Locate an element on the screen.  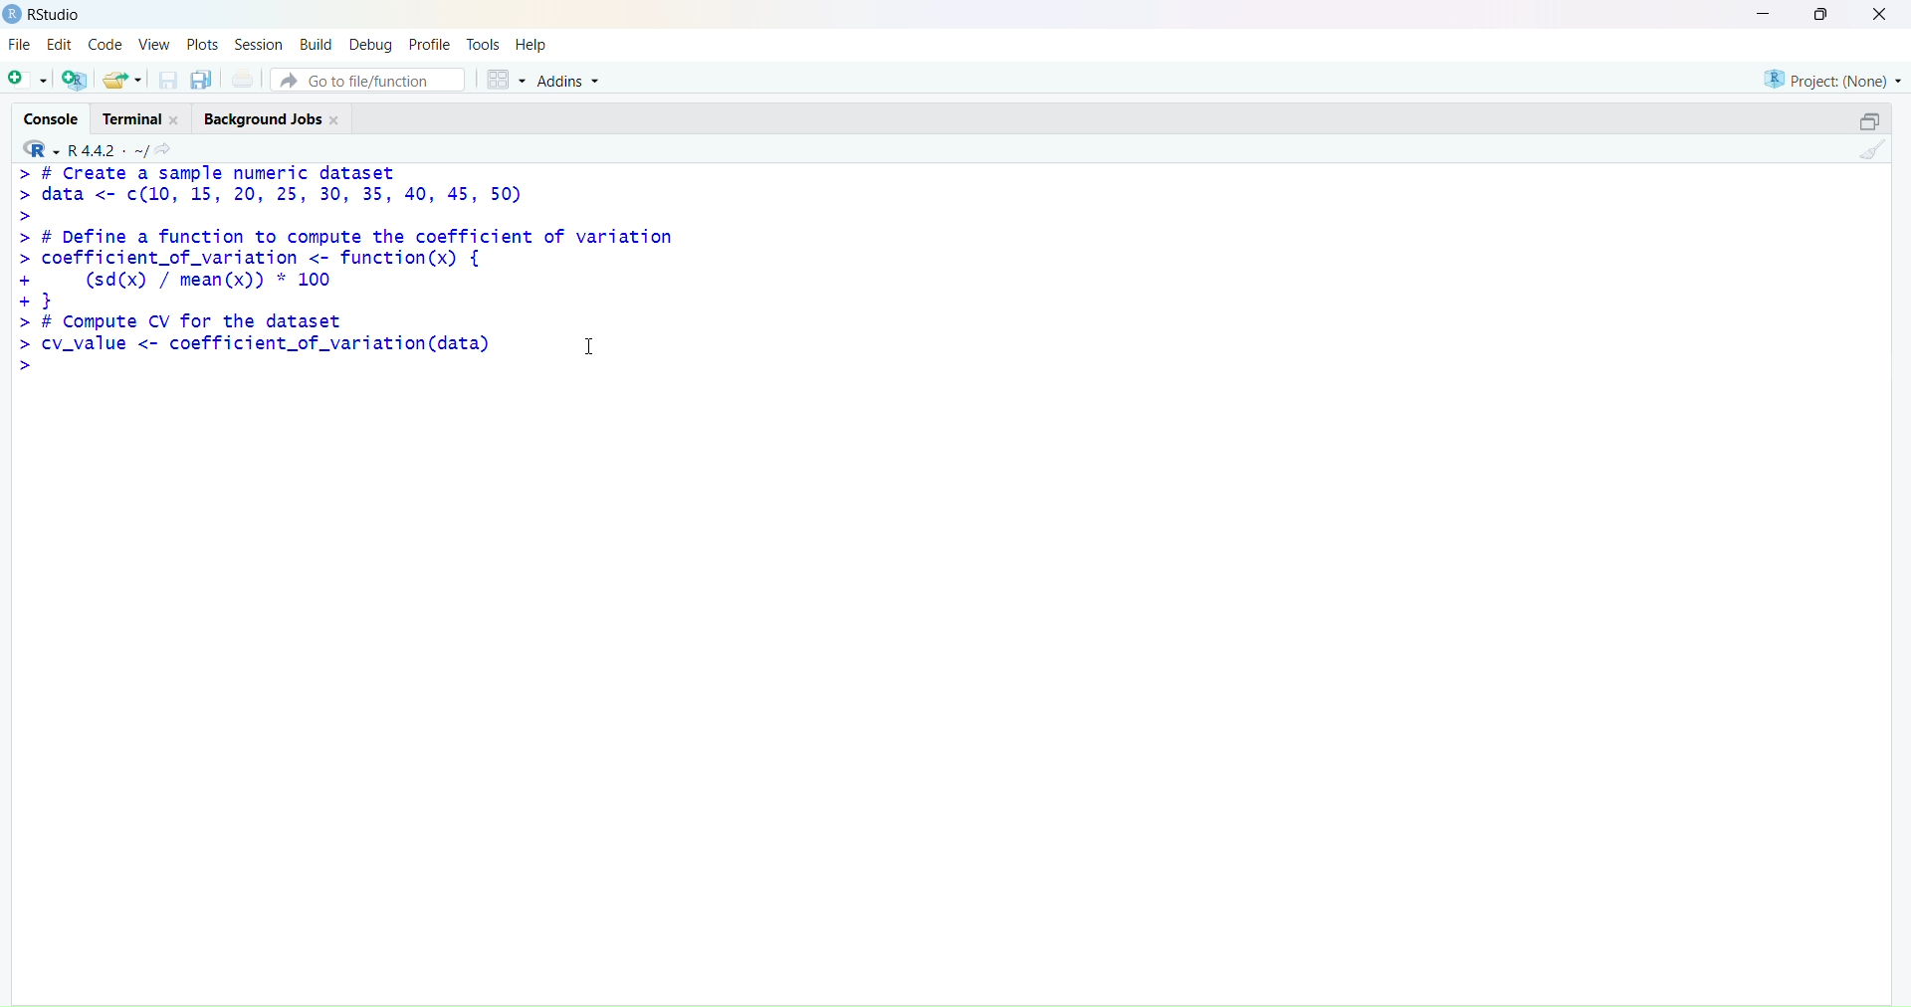
logo is located at coordinates (14, 14).